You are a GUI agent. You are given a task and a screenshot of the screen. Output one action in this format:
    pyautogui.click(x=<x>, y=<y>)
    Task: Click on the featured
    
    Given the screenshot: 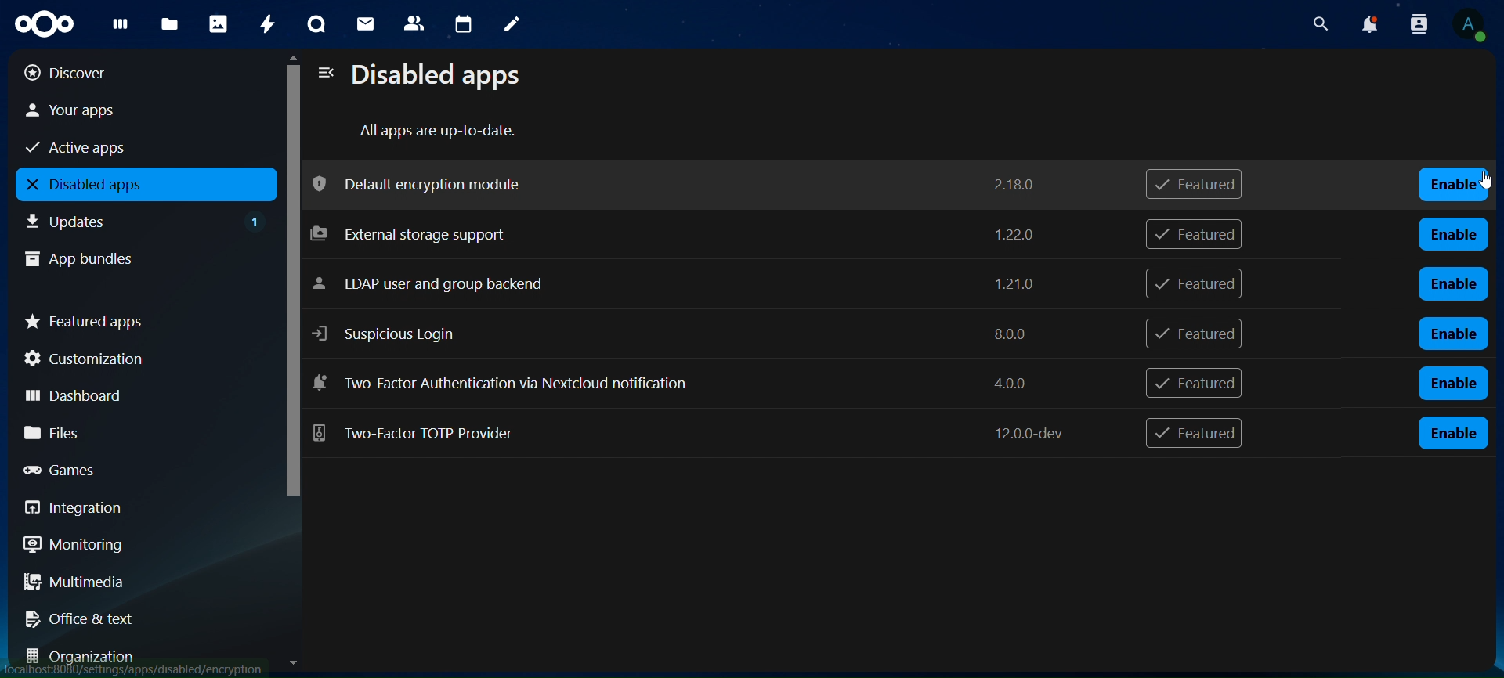 What is the action you would take?
    pyautogui.click(x=1196, y=284)
    